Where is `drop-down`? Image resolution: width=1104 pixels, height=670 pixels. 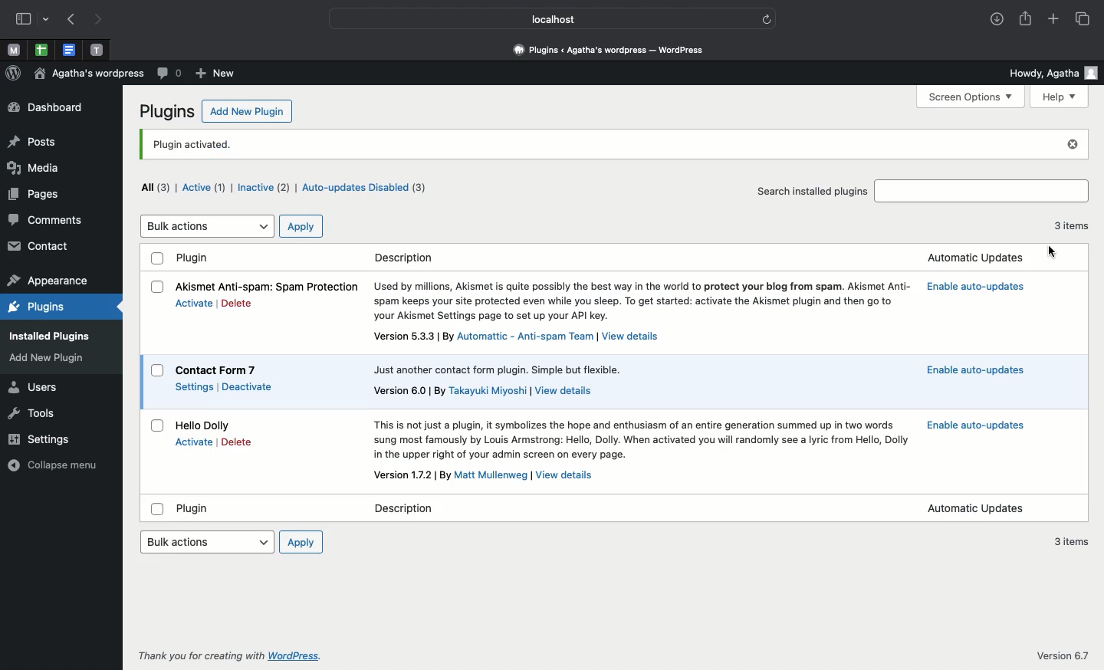 drop-down is located at coordinates (48, 19).